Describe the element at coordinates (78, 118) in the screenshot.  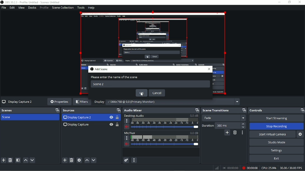
I see `Display Capture 2` at that location.